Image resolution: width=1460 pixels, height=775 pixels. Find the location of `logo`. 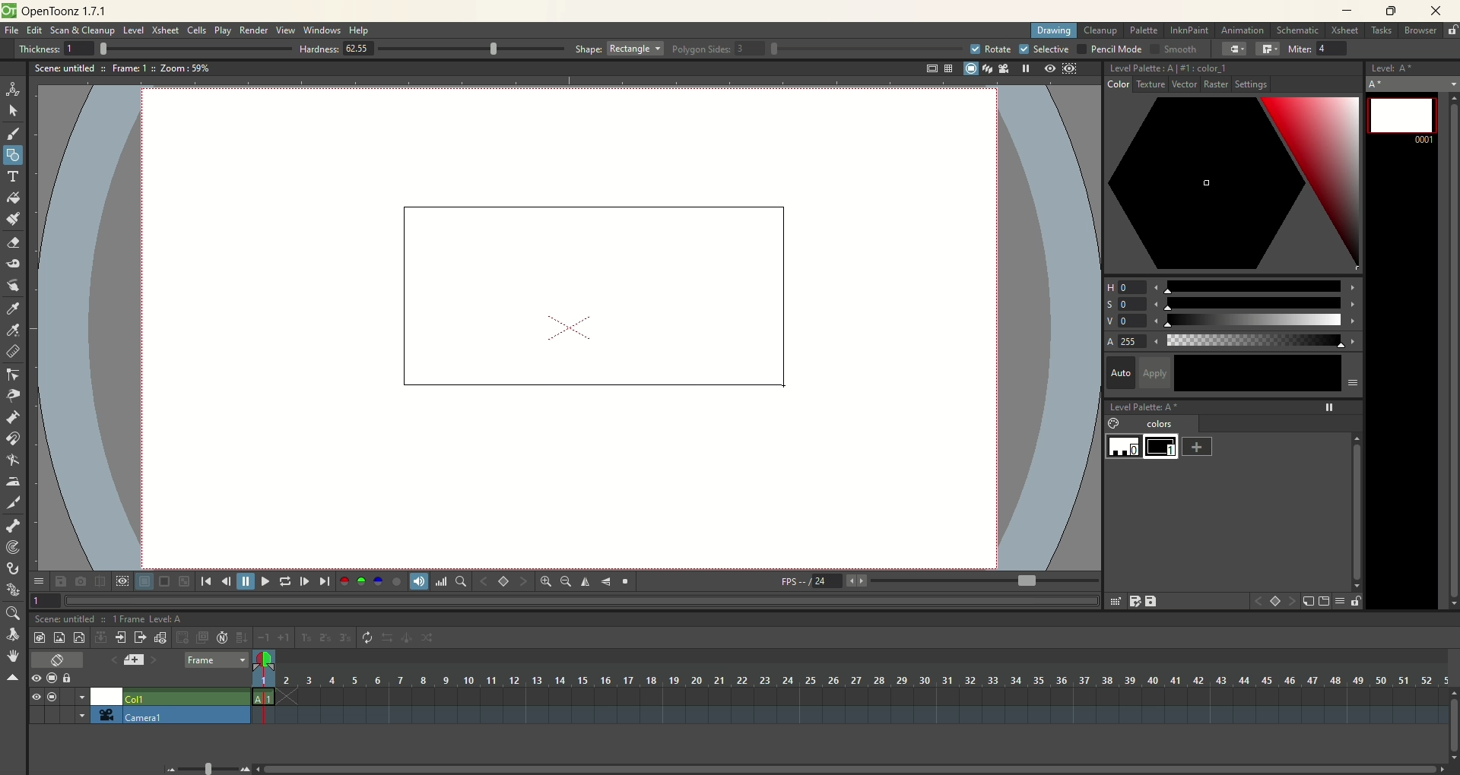

logo is located at coordinates (8, 11).